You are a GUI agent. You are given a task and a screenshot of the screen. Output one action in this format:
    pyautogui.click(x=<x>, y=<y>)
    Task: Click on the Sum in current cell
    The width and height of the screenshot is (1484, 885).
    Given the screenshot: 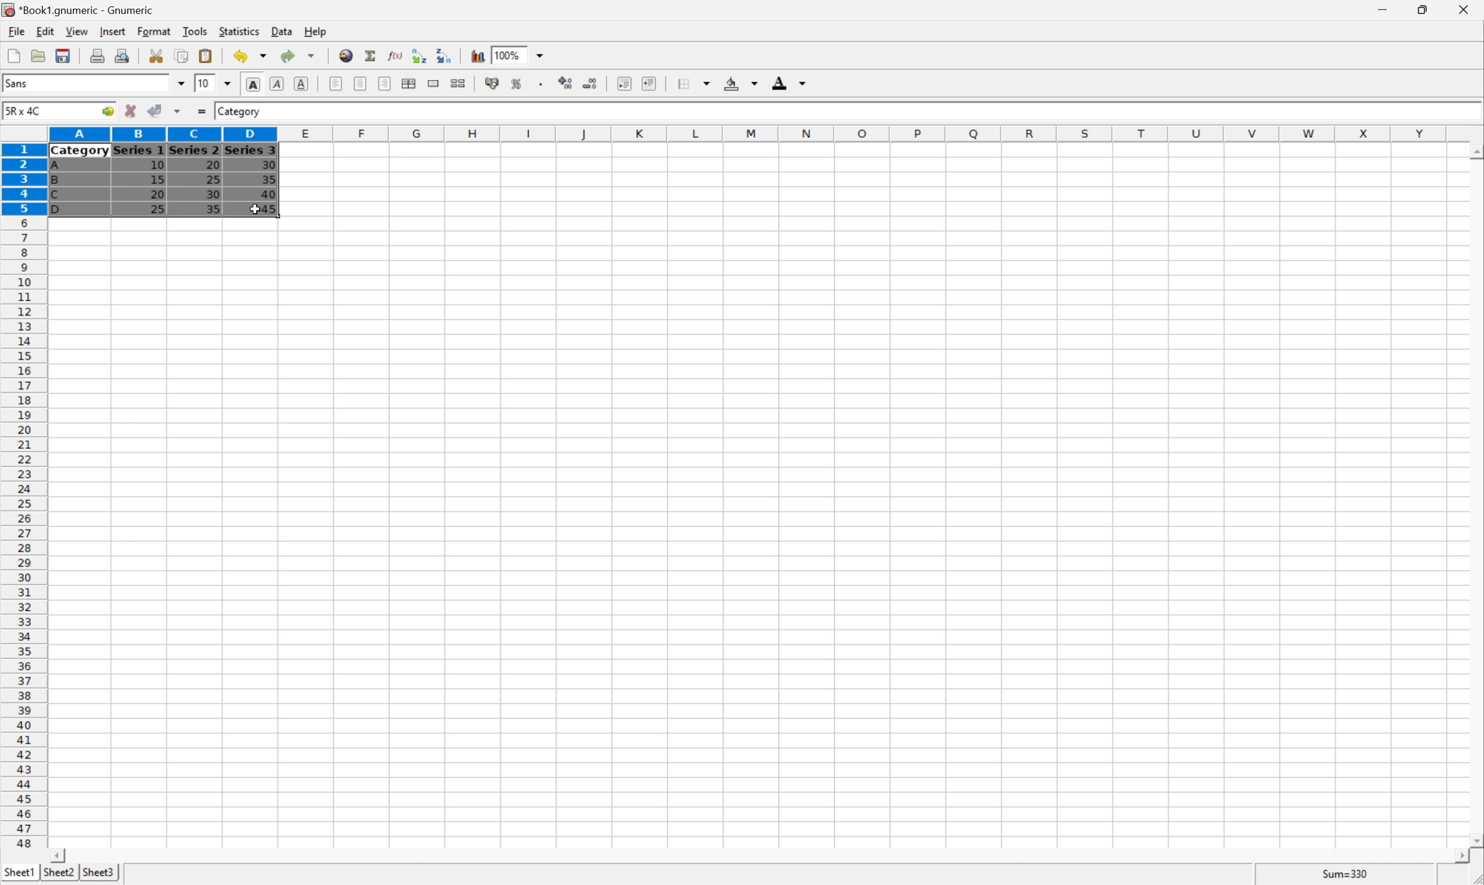 What is the action you would take?
    pyautogui.click(x=372, y=55)
    